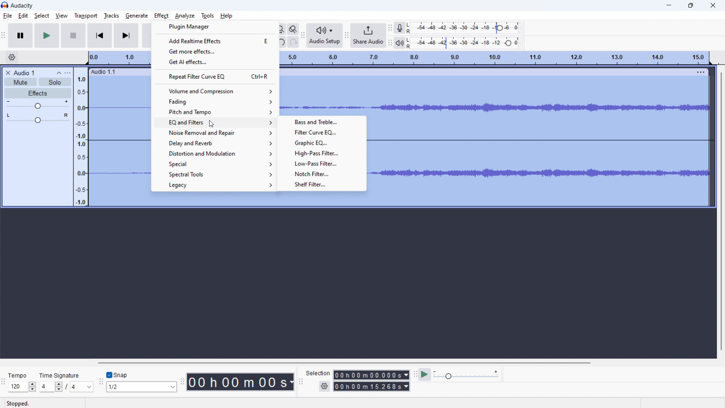 Image resolution: width=725 pixels, height=408 pixels. Describe the element at coordinates (8, 16) in the screenshot. I see `file` at that location.